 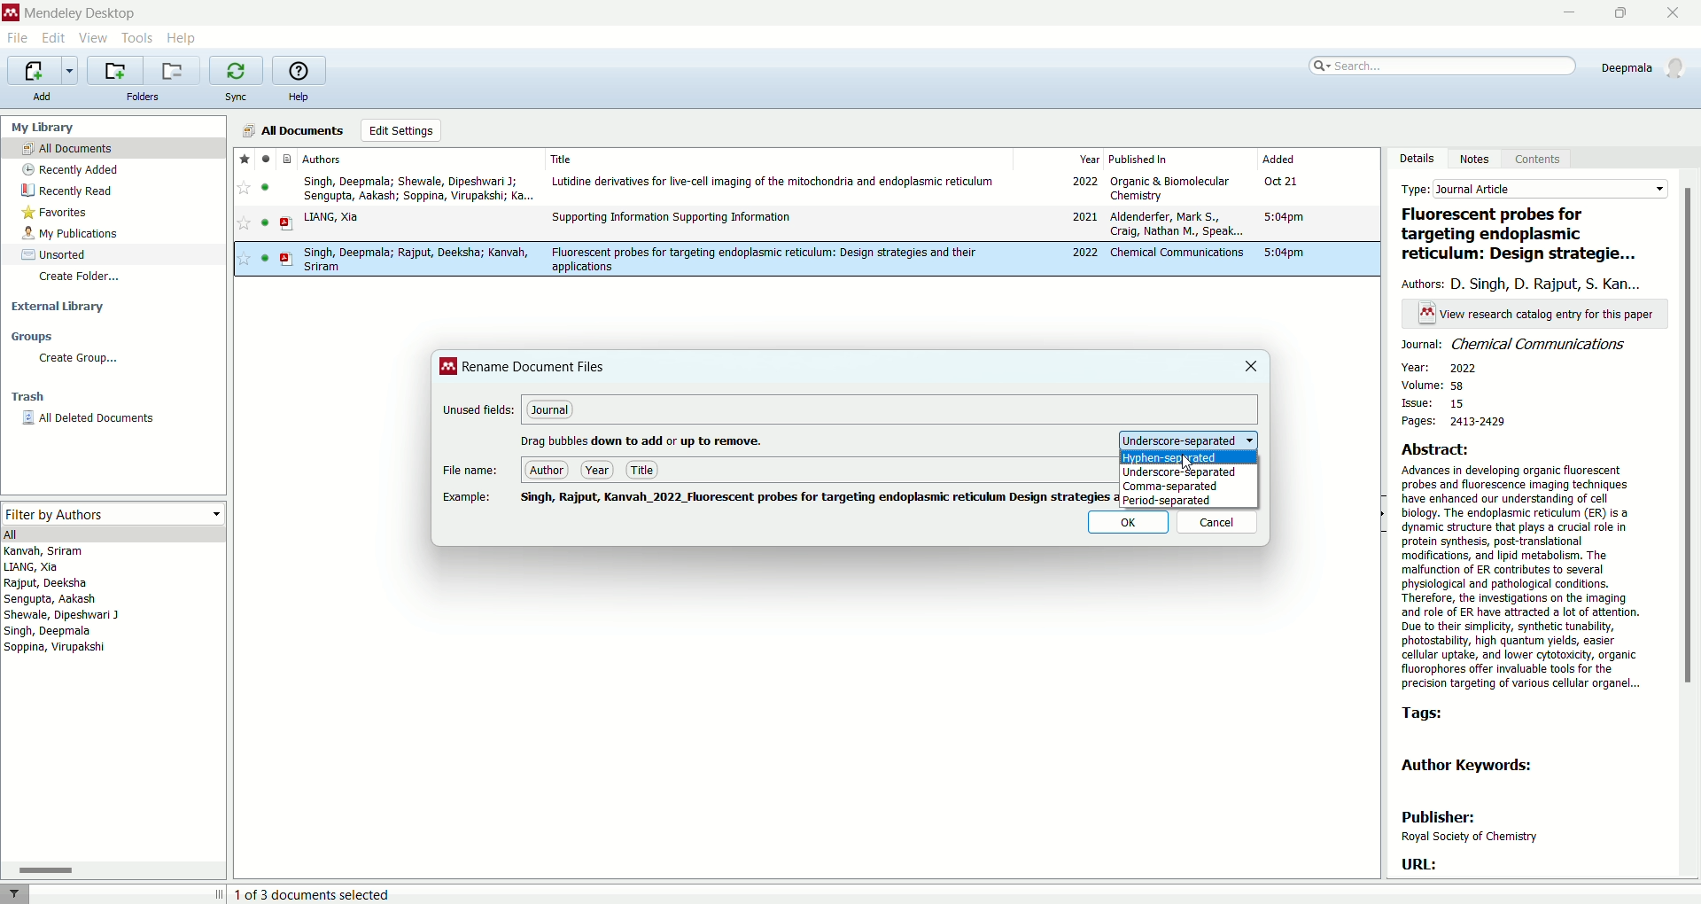 I want to click on logo, so click(x=11, y=12).